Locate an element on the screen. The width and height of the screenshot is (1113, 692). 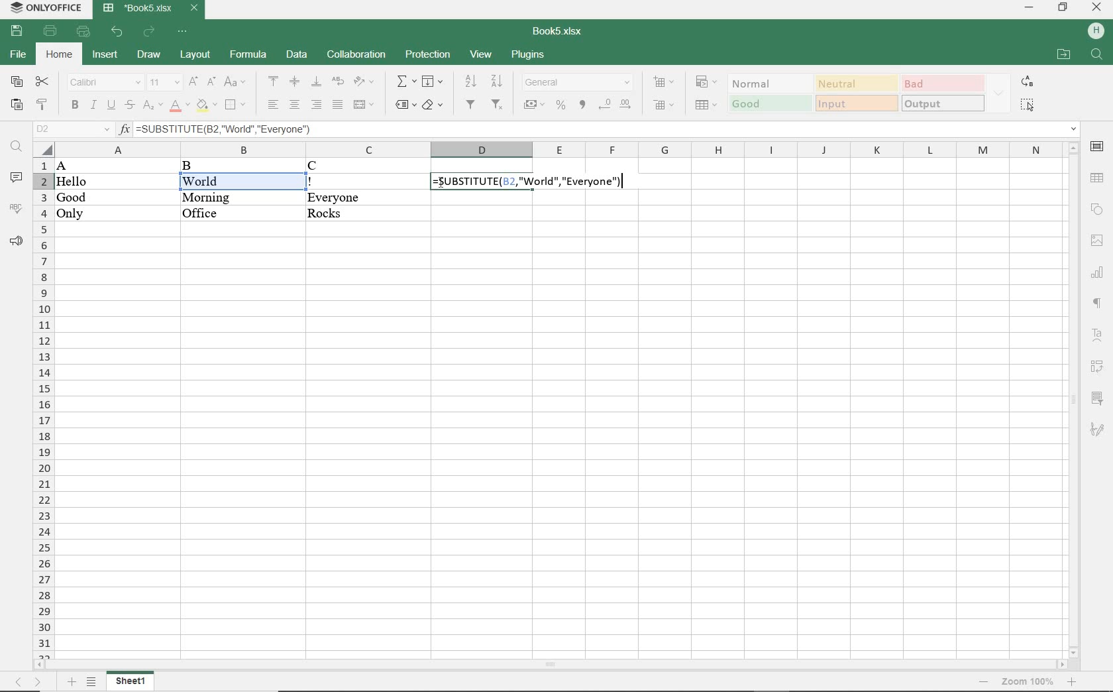
cell settings is located at coordinates (1097, 146).